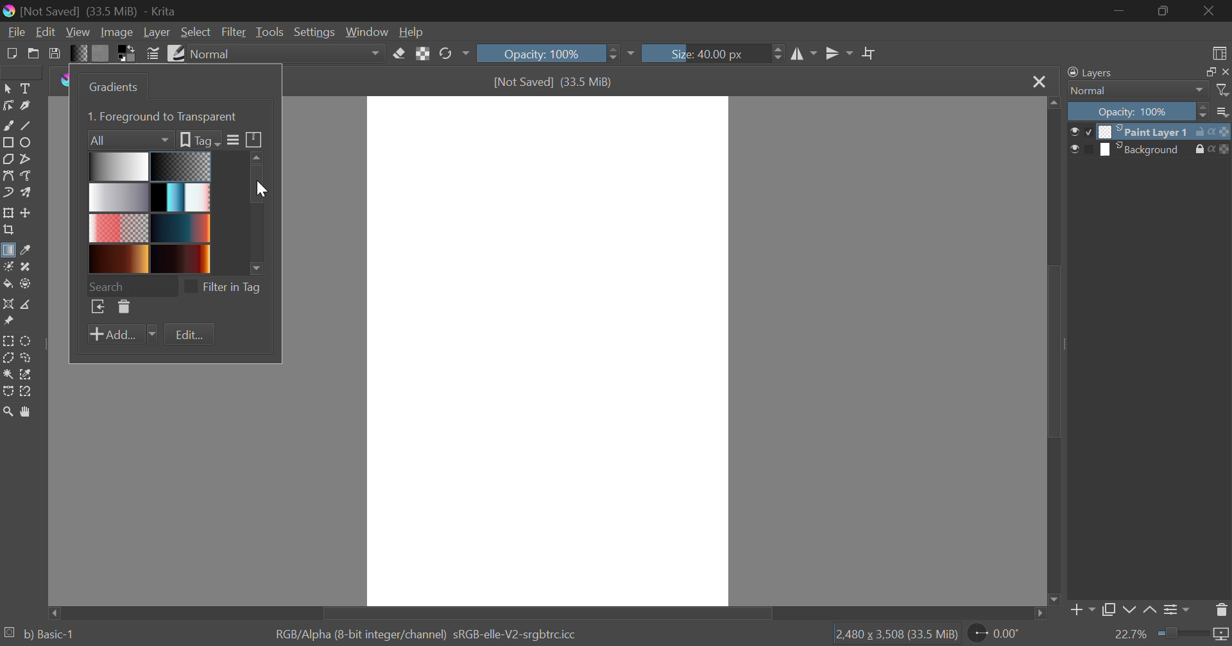  I want to click on Copy Layer, so click(1109, 612).